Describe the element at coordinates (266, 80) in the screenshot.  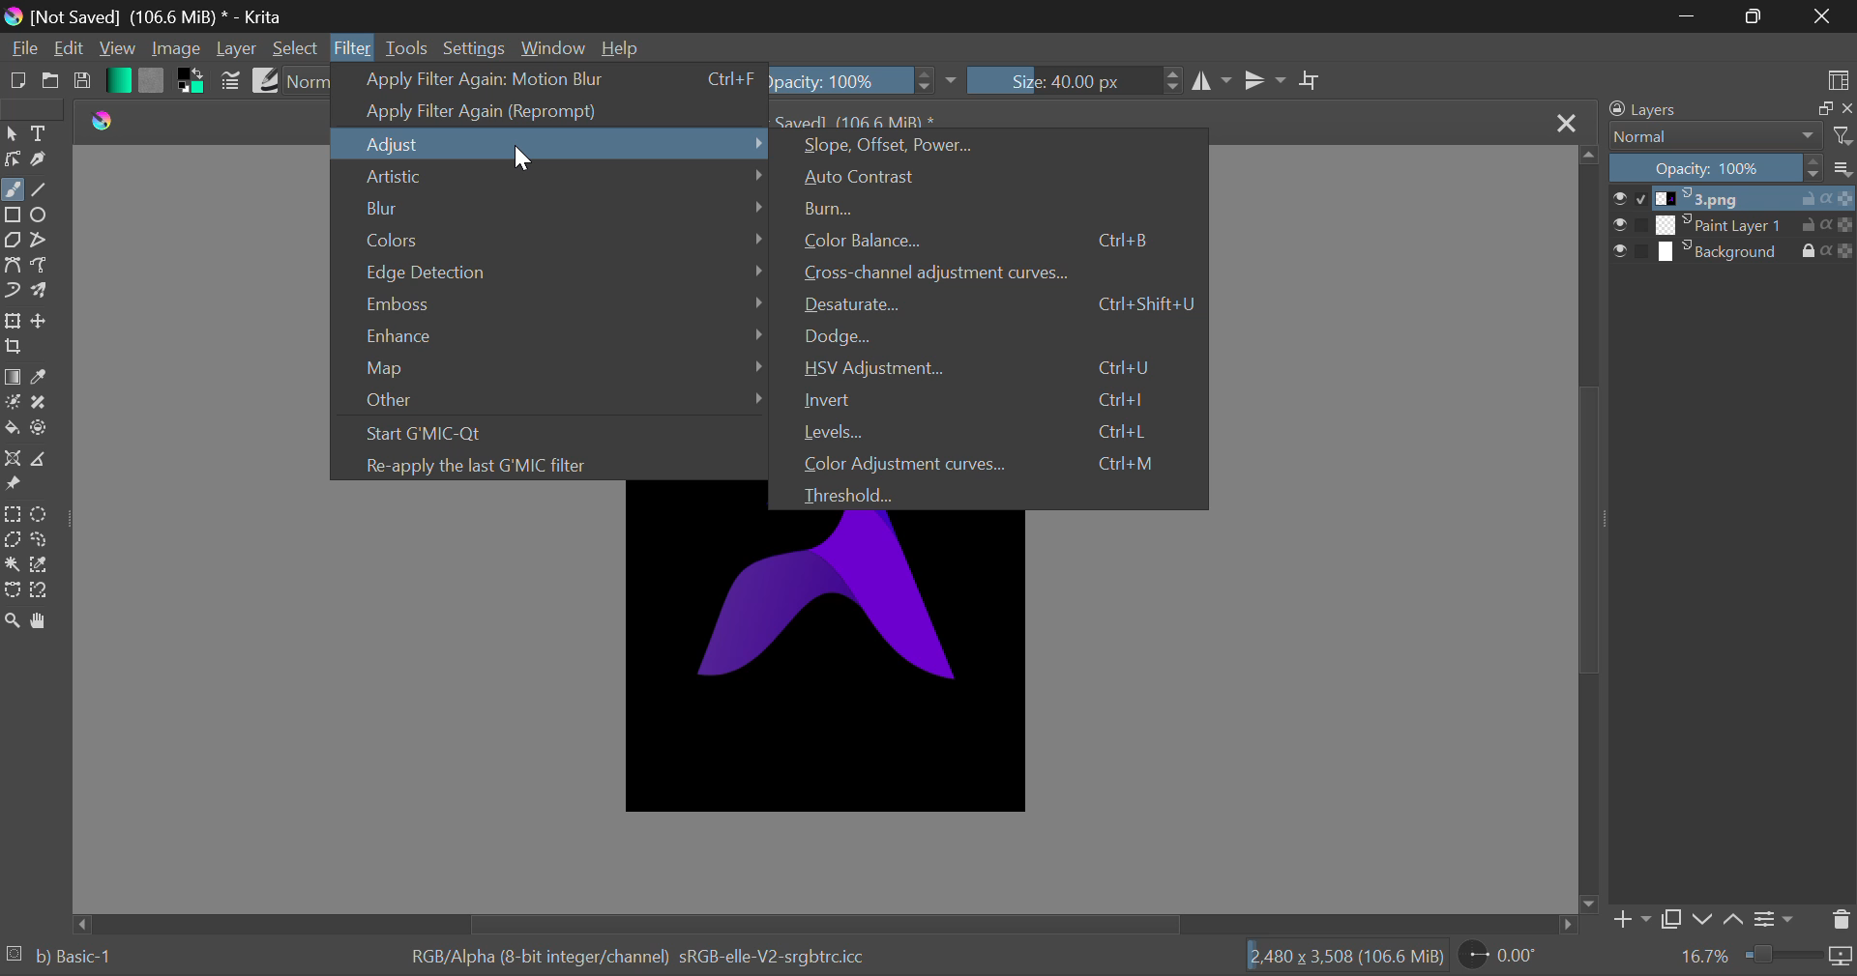
I see `Brush Presets` at that location.